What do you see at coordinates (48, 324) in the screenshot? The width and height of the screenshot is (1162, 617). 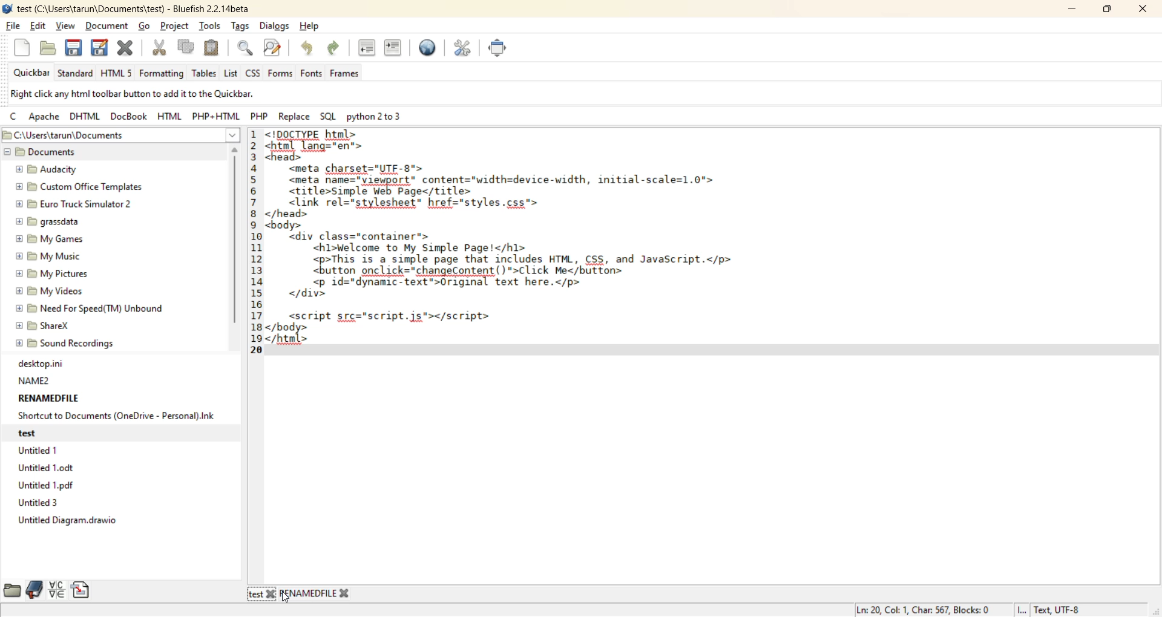 I see `ShareX` at bounding box center [48, 324].